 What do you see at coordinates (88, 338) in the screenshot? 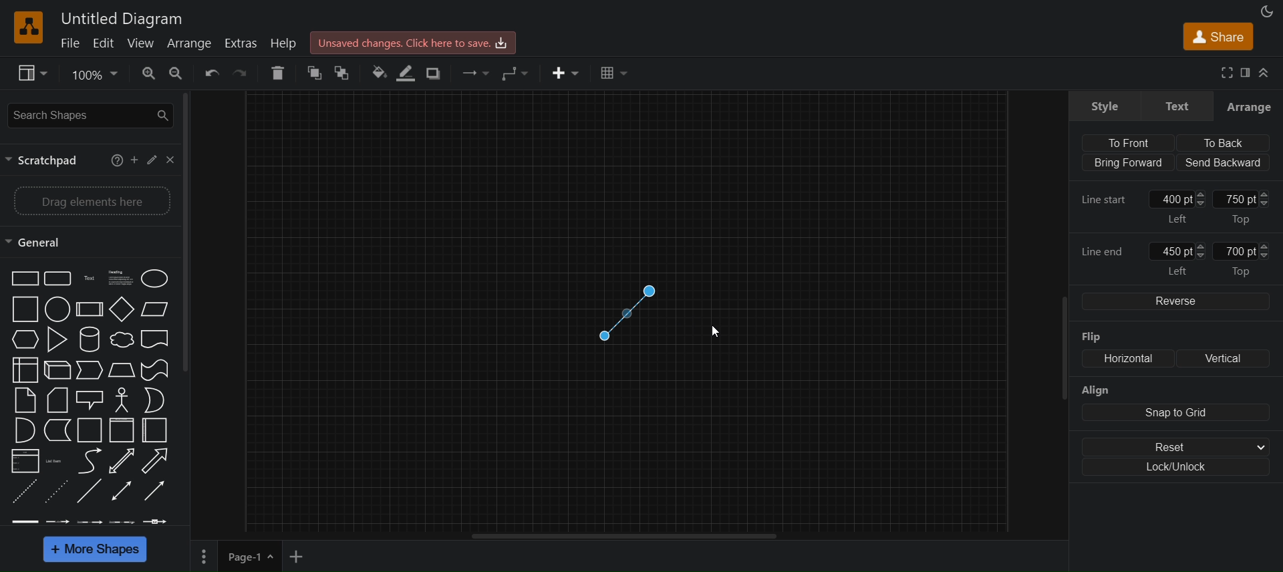
I see `Cylinder` at bounding box center [88, 338].